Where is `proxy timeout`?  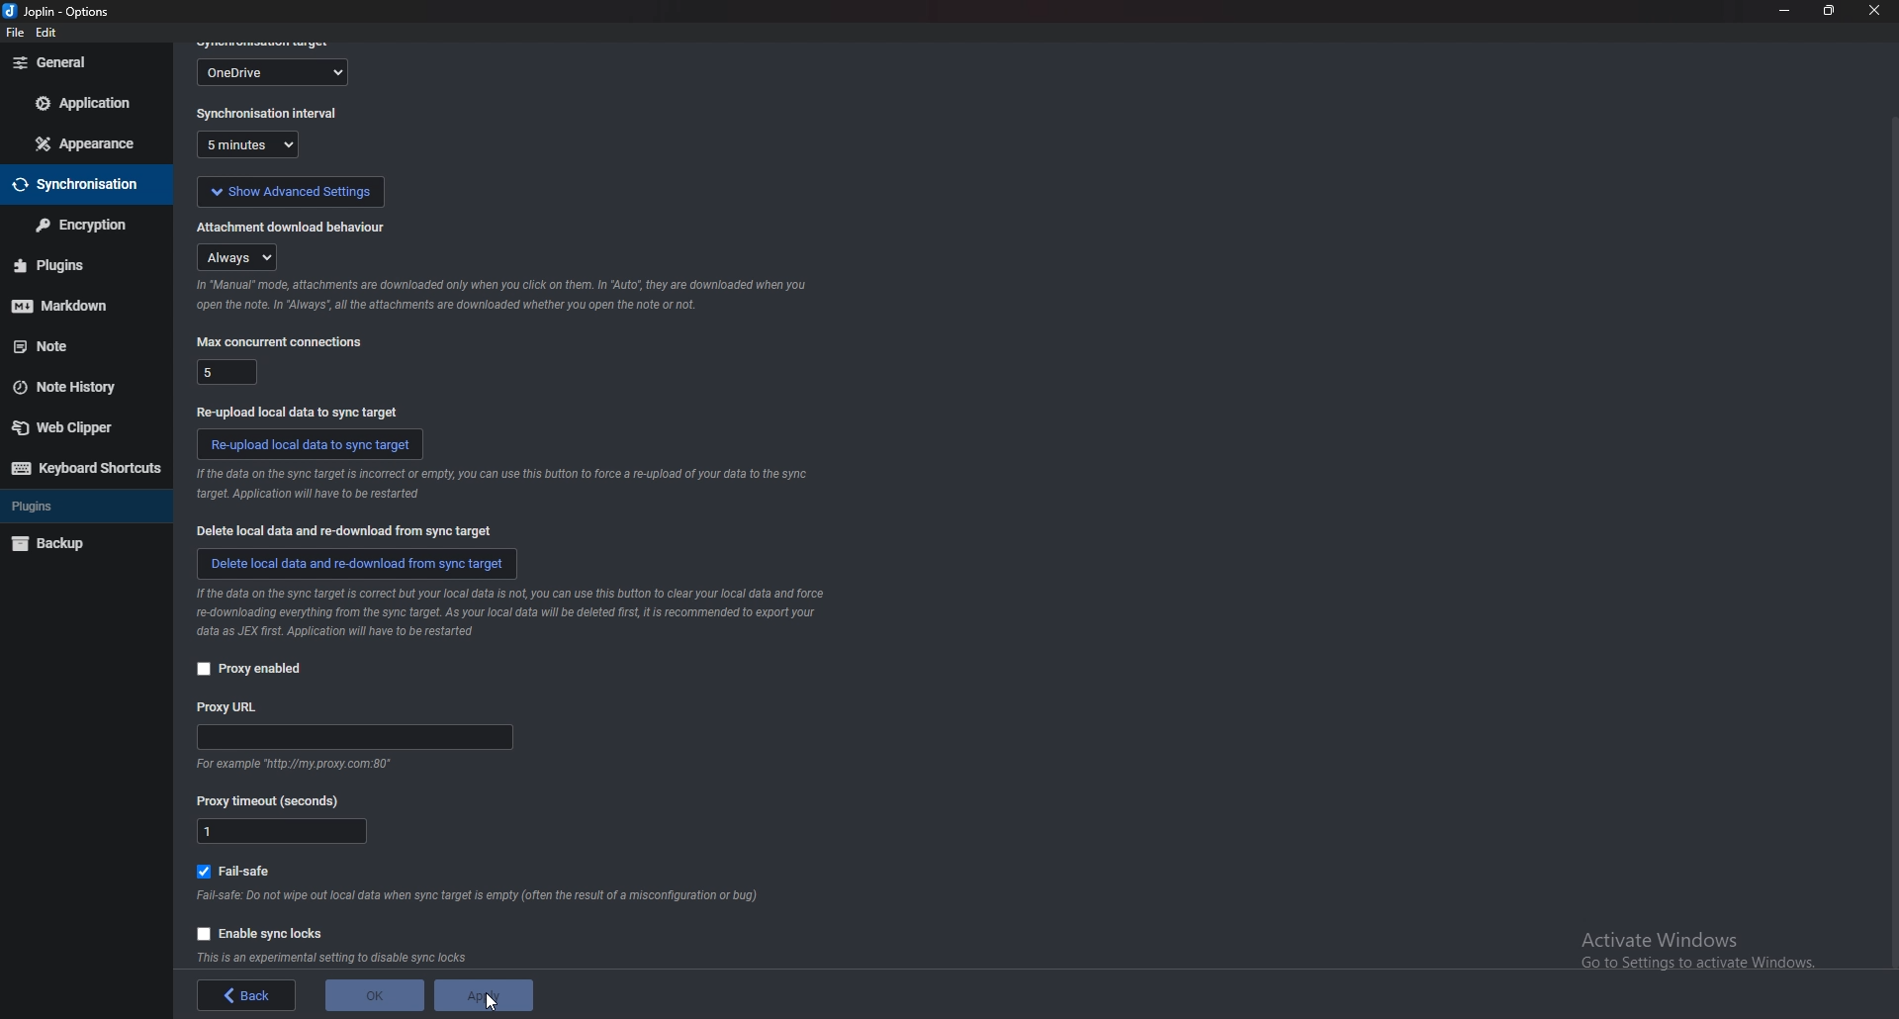 proxy timeout is located at coordinates (276, 800).